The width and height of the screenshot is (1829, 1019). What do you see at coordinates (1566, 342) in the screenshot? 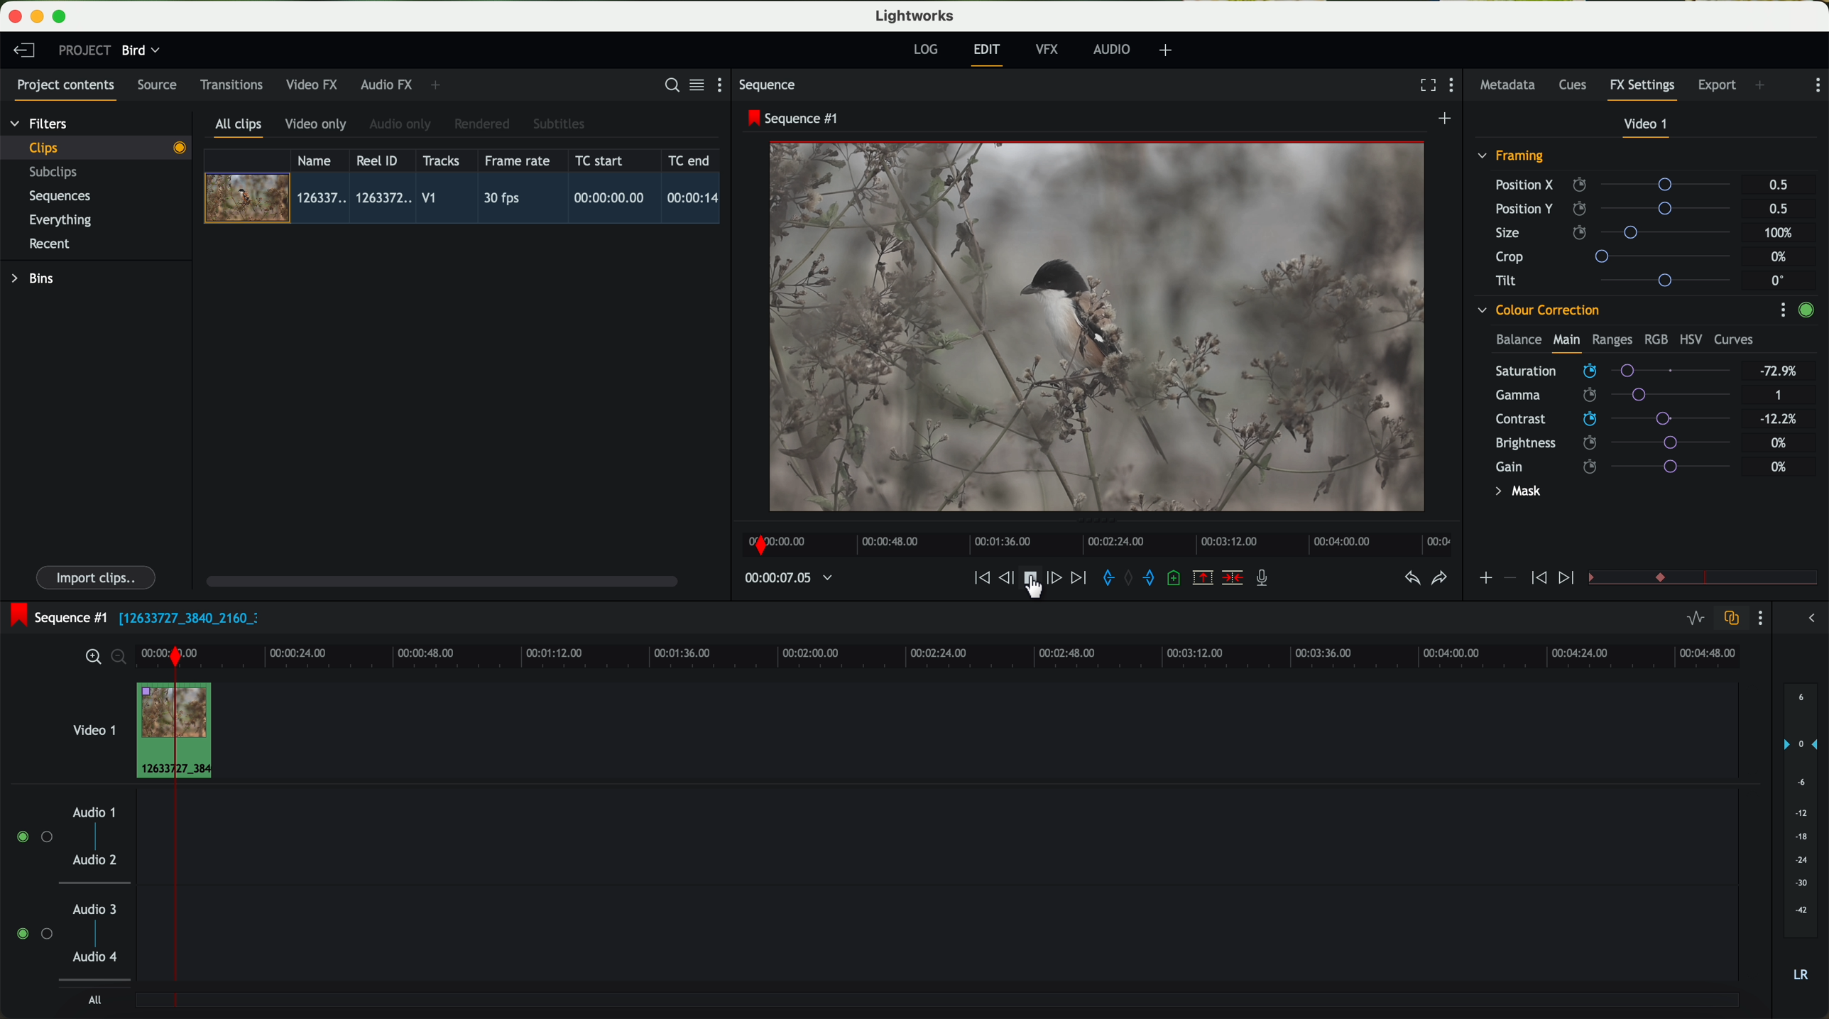
I see `main` at bounding box center [1566, 342].